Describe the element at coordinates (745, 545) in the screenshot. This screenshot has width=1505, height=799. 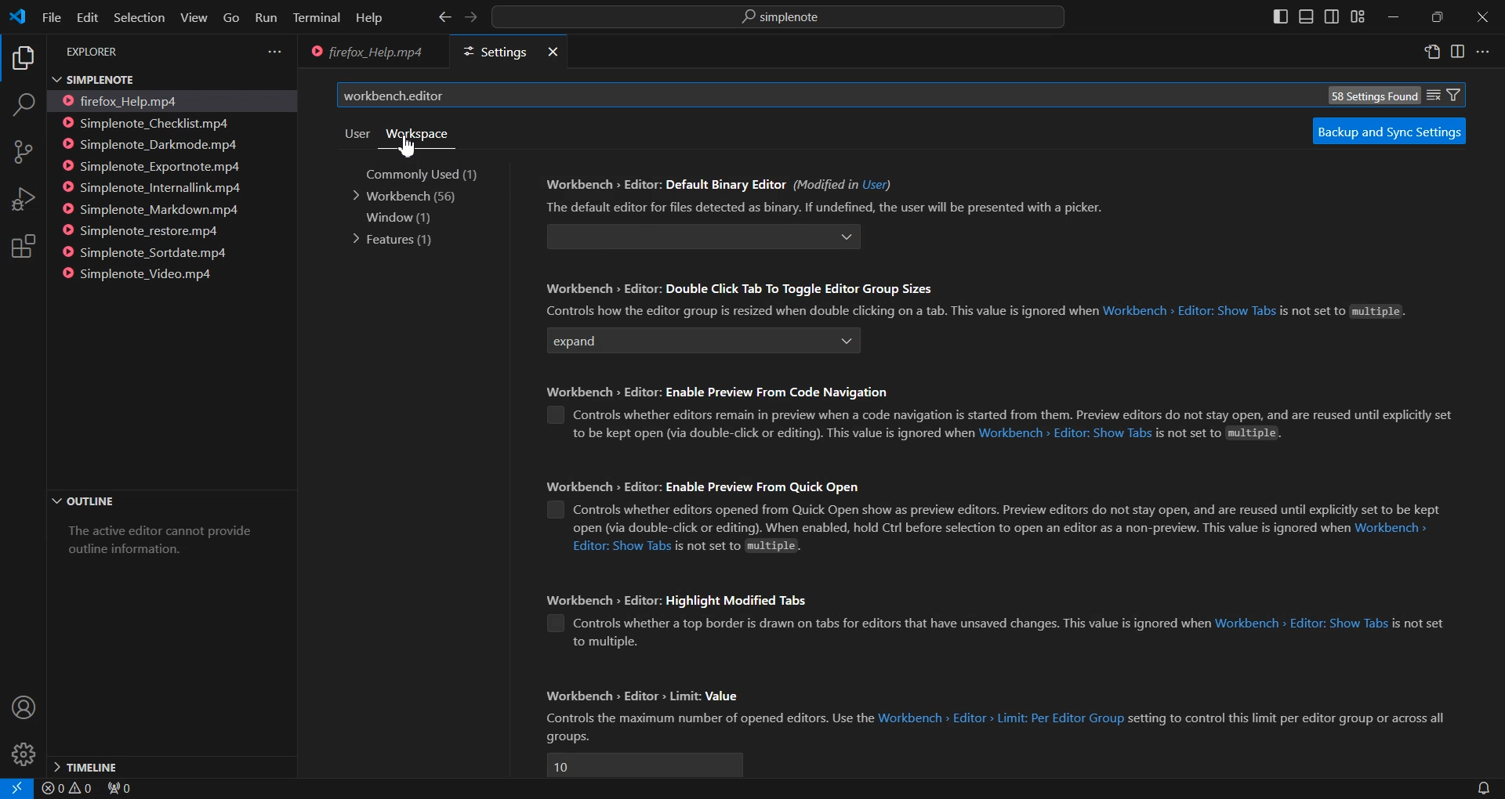
I see `is not set to multiple.` at that location.